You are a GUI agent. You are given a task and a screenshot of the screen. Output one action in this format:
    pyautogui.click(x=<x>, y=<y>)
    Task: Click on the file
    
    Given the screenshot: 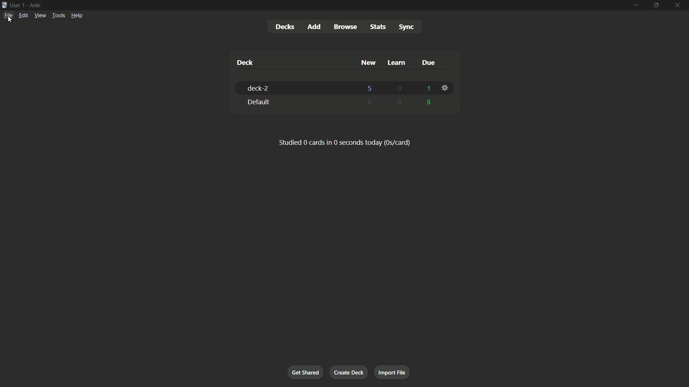 What is the action you would take?
    pyautogui.click(x=9, y=15)
    